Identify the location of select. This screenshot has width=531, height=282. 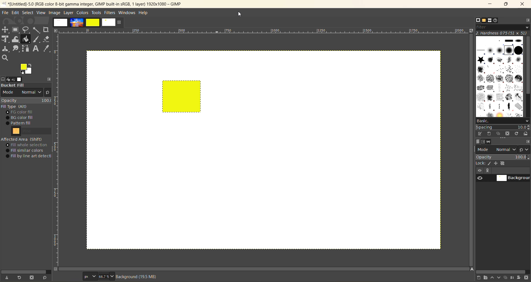
(29, 13).